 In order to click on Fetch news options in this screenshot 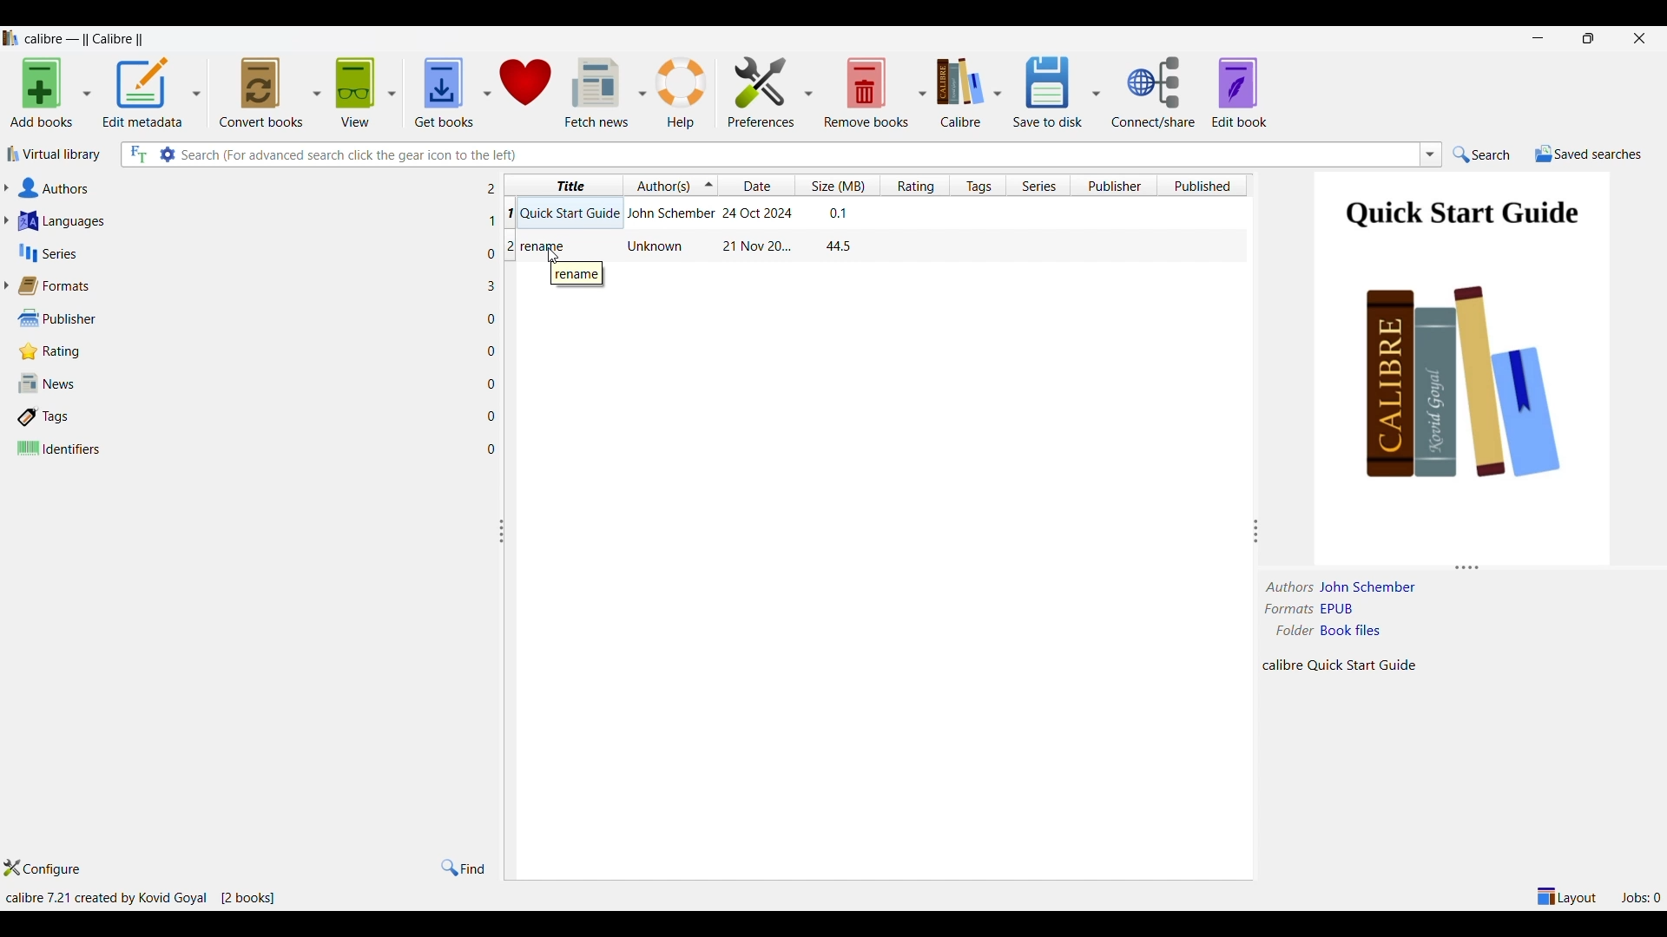, I will do `click(644, 91)`.